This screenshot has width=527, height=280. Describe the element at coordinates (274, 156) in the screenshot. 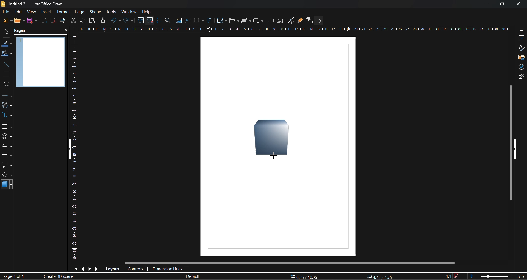

I see `cursor` at that location.